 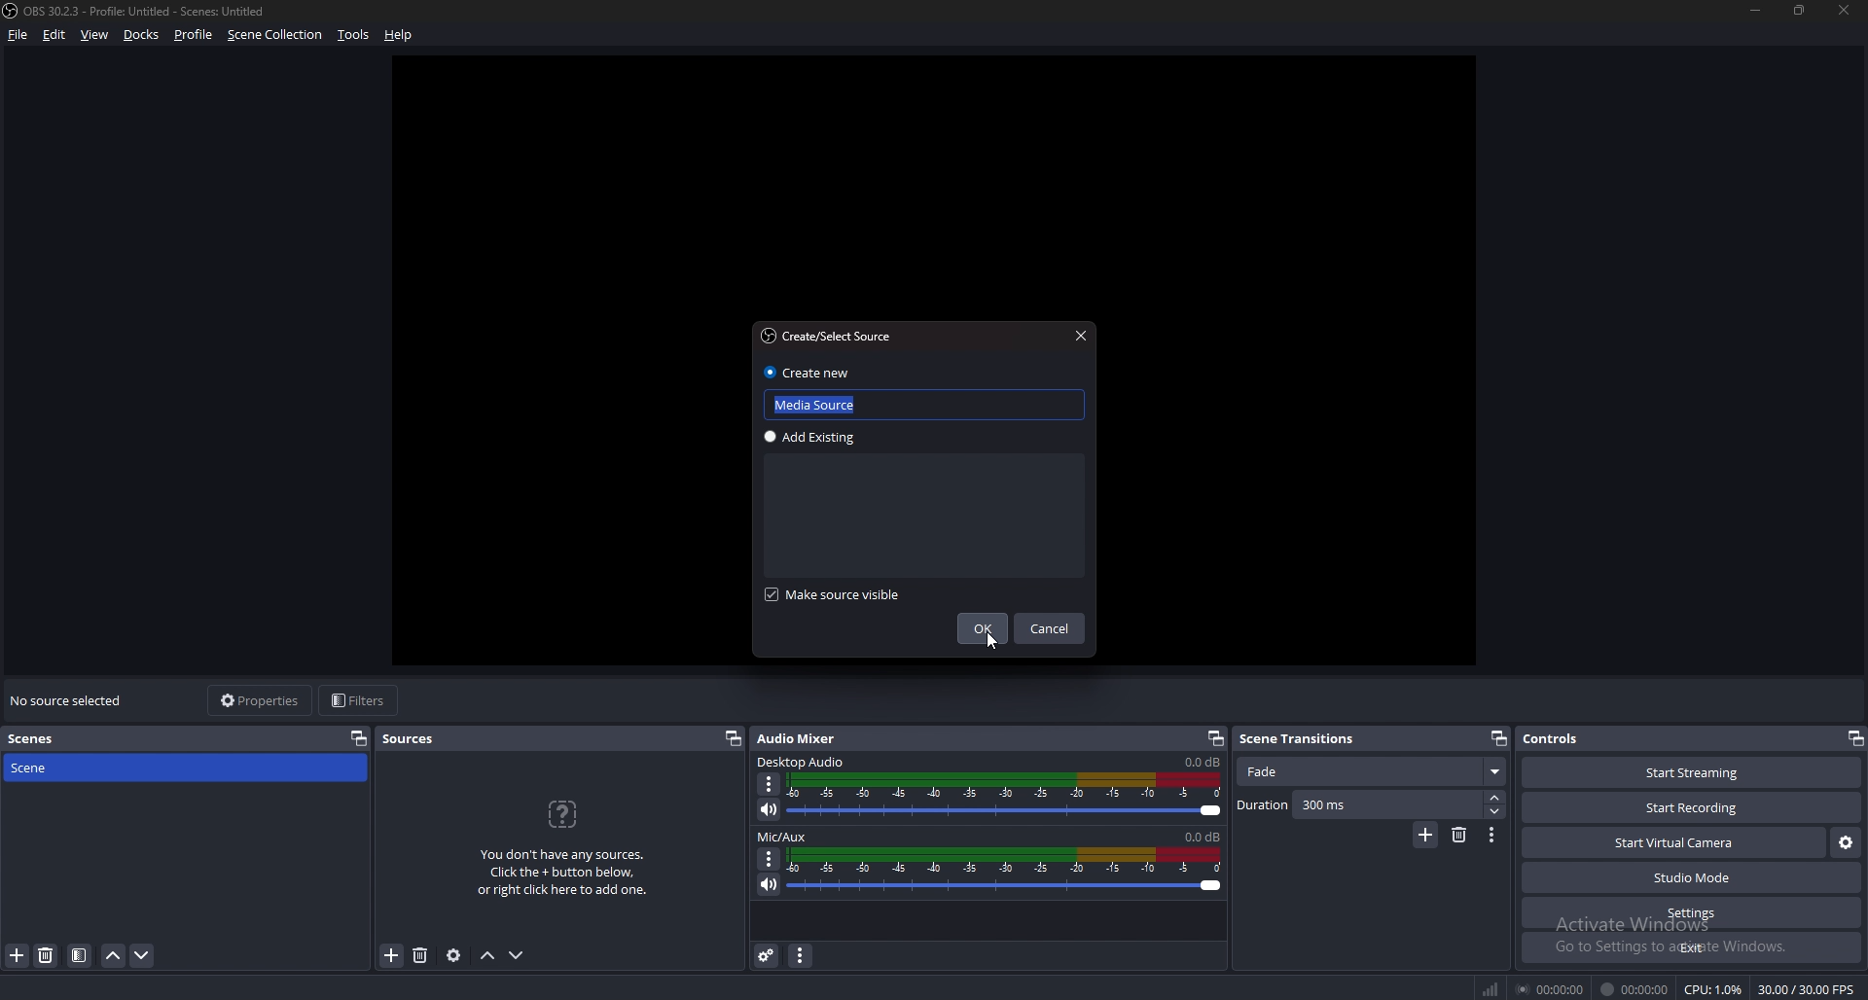 I want to click on Scene collection, so click(x=275, y=34).